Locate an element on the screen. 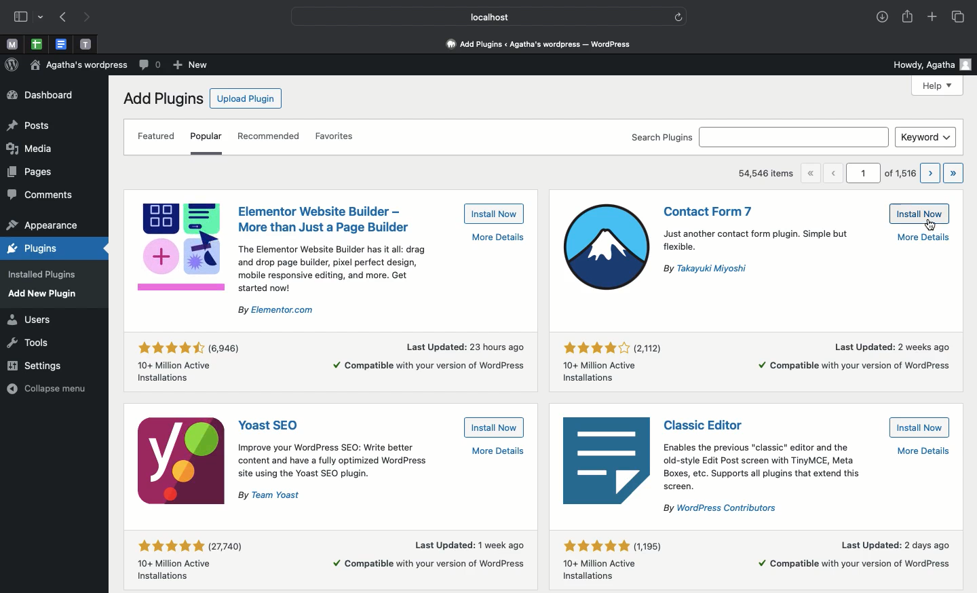 This screenshot has height=593, width=977. Pinned tabs is located at coordinates (88, 44).